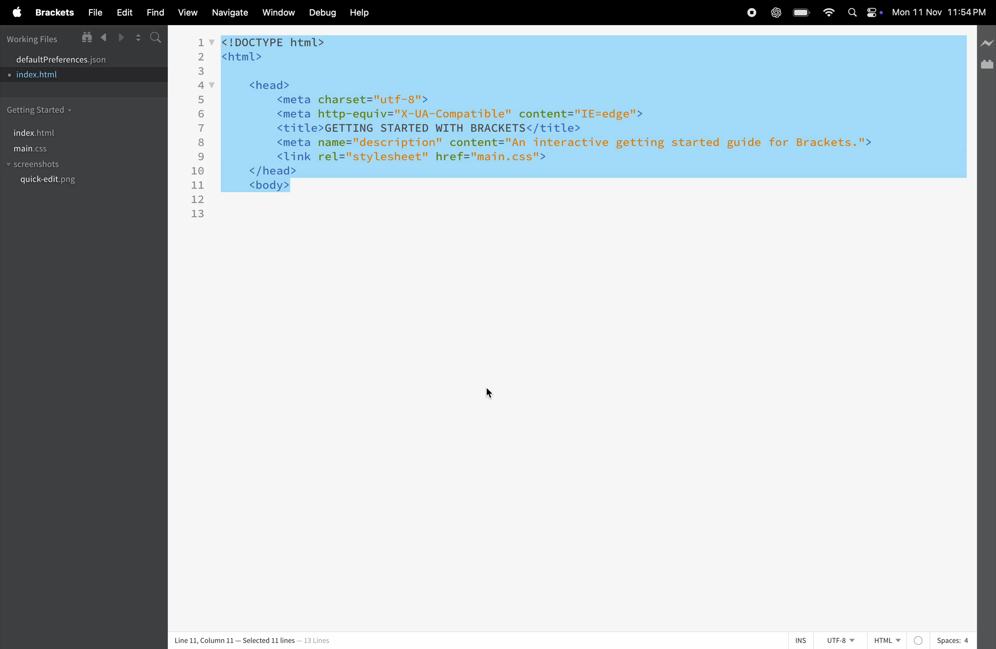 The height and width of the screenshot is (649, 996). Describe the element at coordinates (33, 38) in the screenshot. I see `working files` at that location.